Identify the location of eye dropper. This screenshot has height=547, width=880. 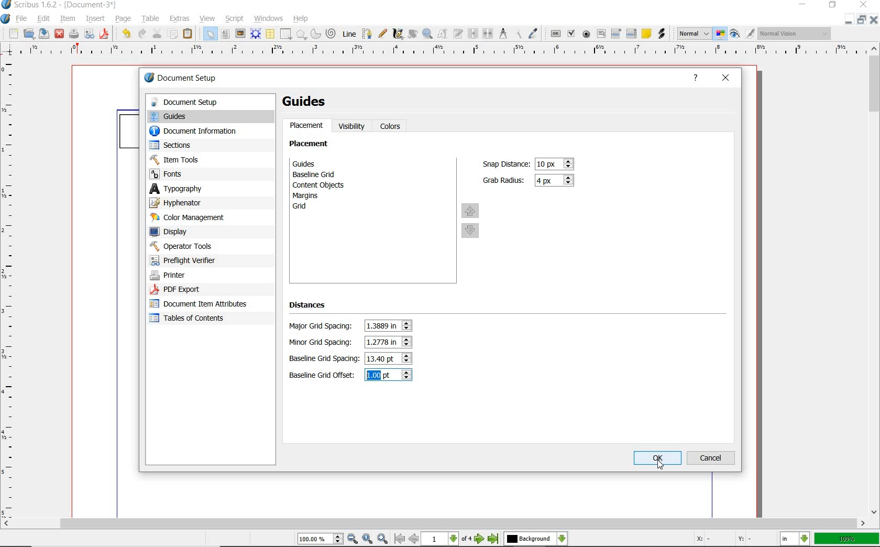
(534, 32).